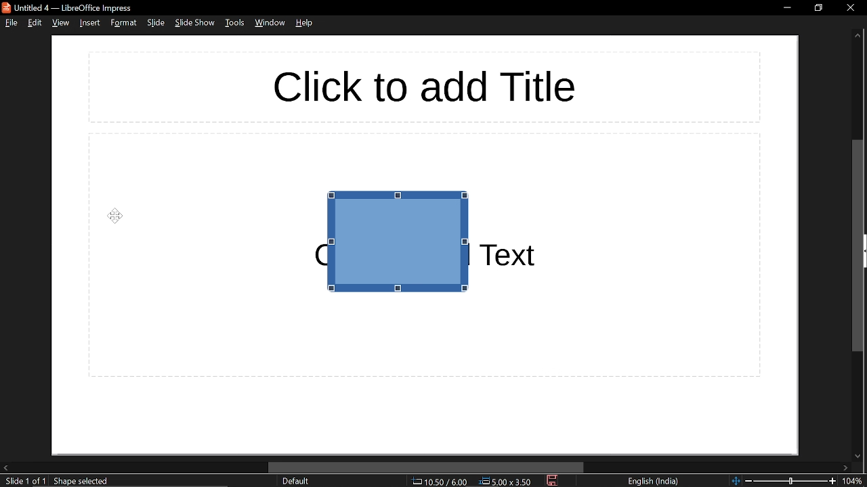 The image size is (867, 487). Describe the element at coordinates (89, 23) in the screenshot. I see `insert` at that location.